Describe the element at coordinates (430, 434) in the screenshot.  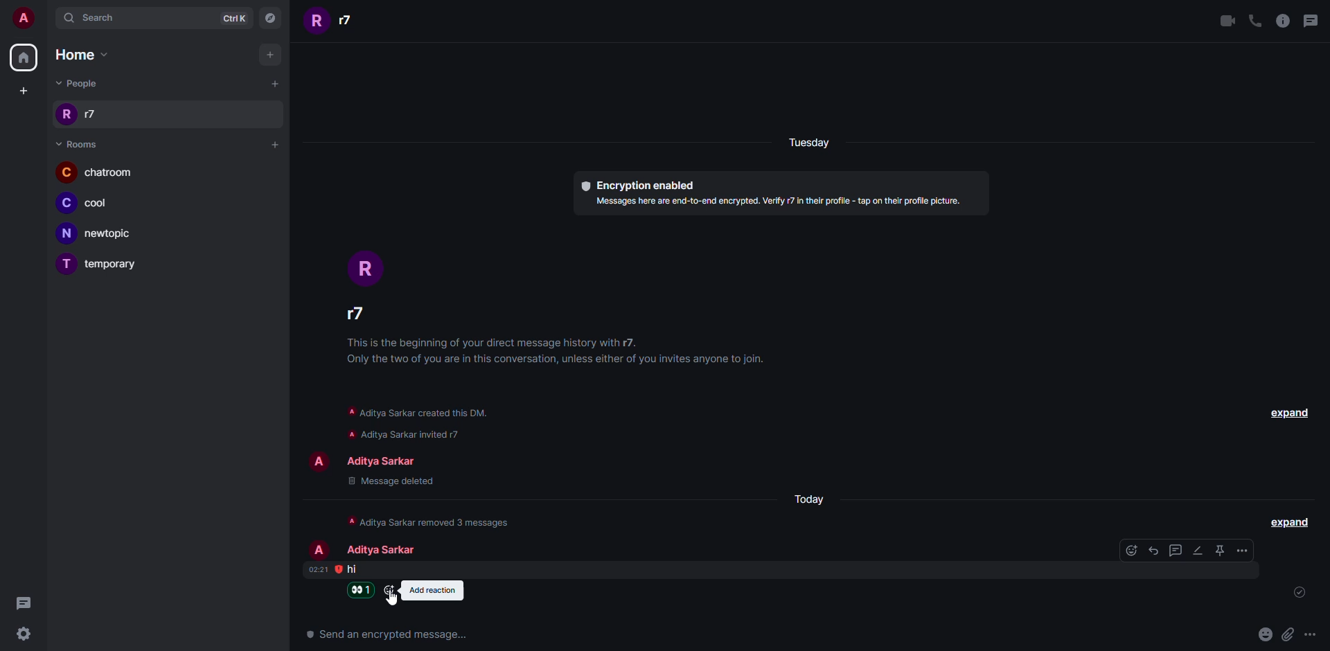
I see `info` at that location.